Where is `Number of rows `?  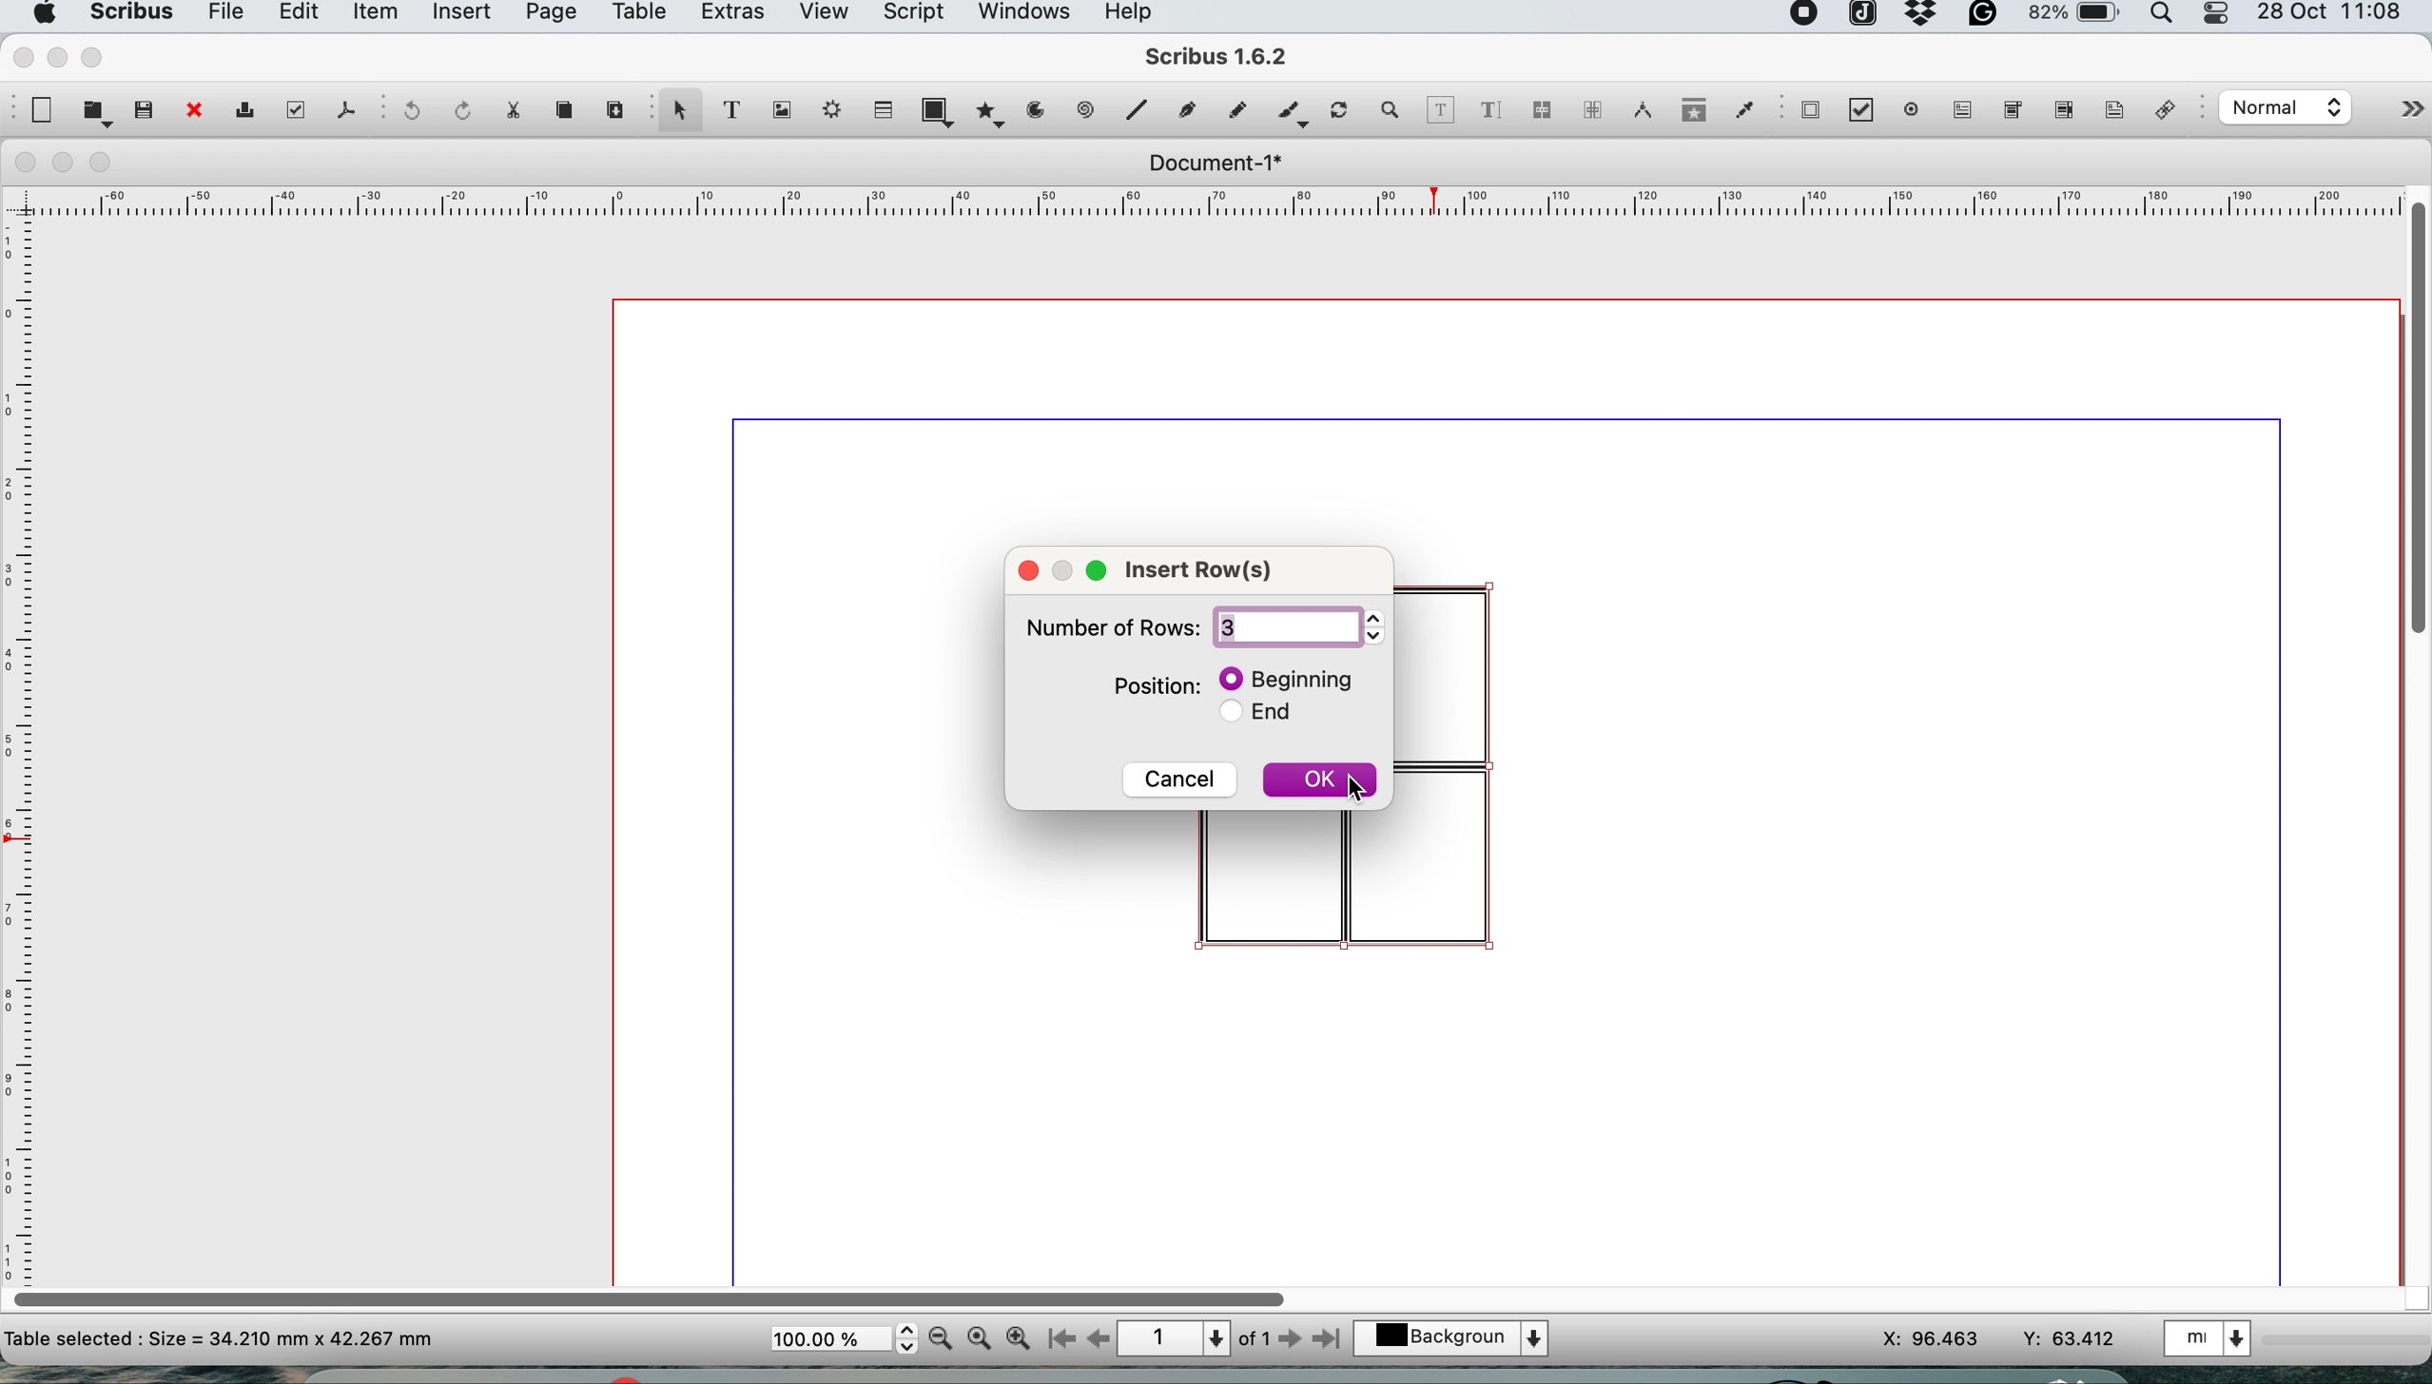 Number of rows  is located at coordinates (1107, 633).